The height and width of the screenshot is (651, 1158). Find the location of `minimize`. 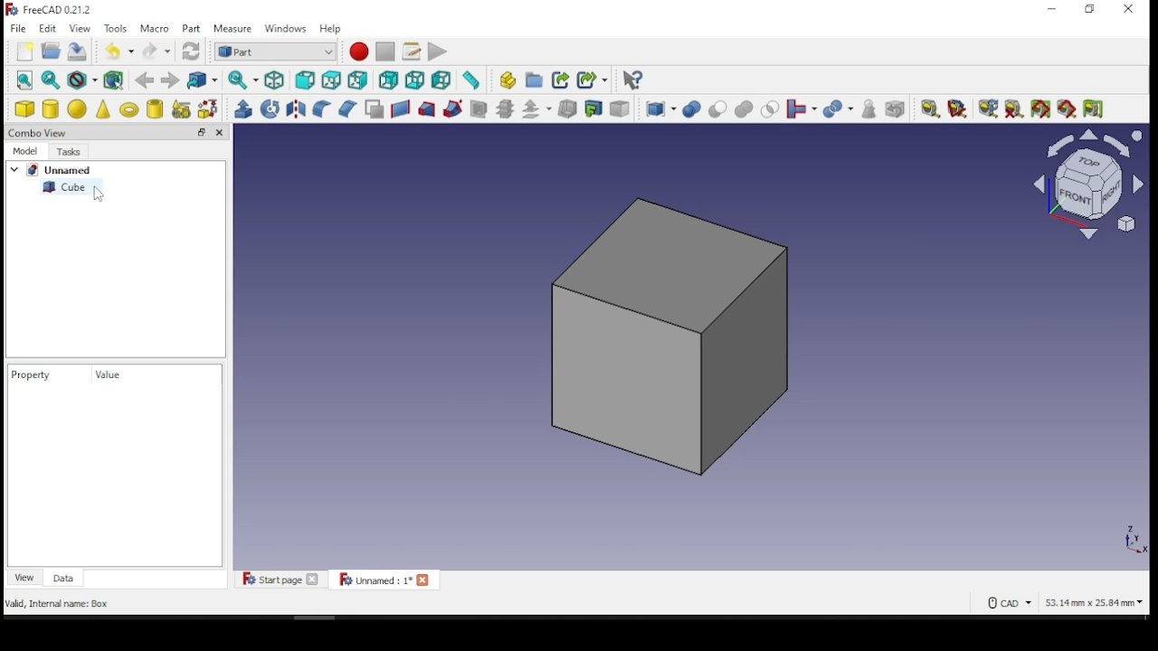

minimize is located at coordinates (1054, 9).